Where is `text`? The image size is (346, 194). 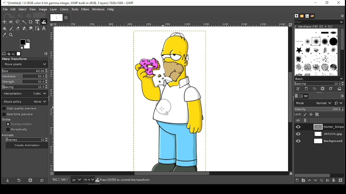
text is located at coordinates (307, 16).